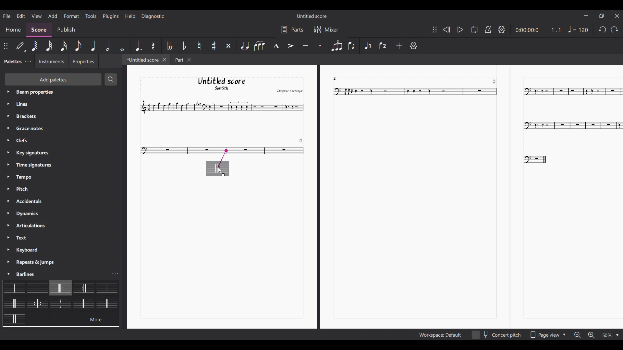 The image size is (623, 350). I want to click on Palette settings, so click(29, 141).